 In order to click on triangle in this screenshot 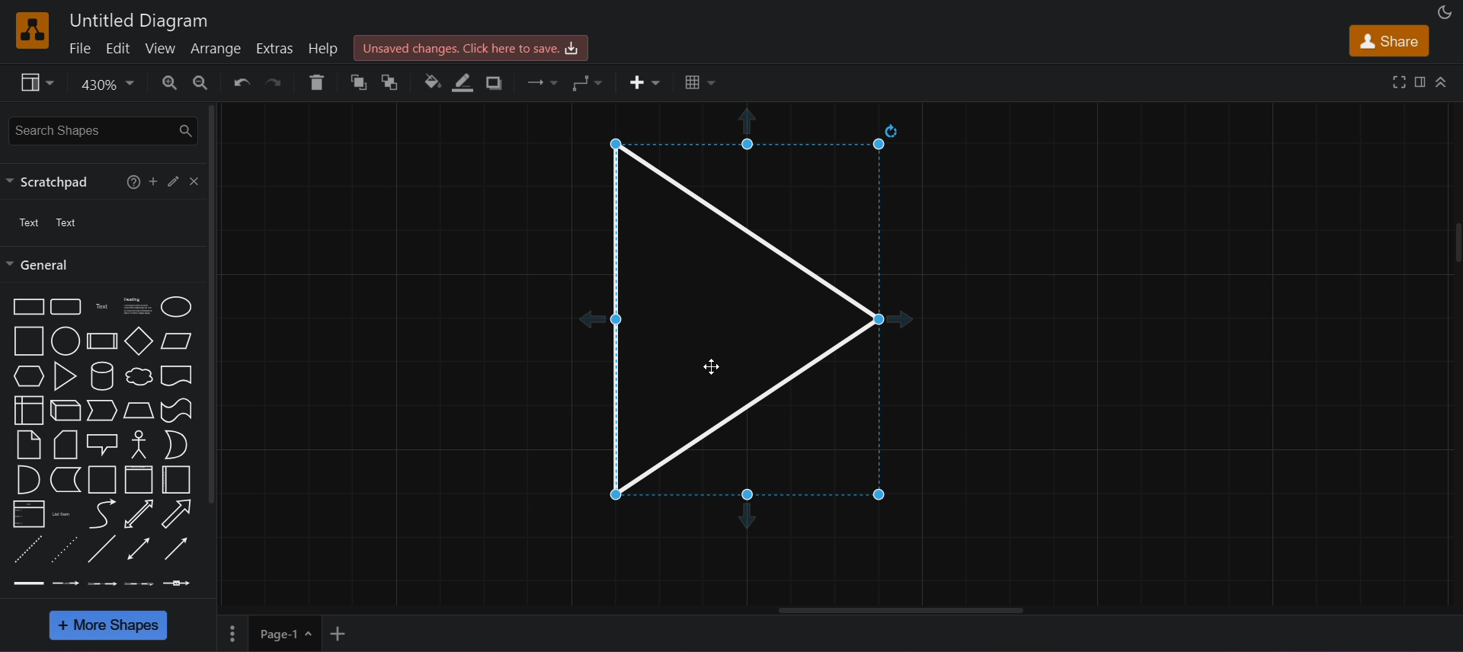, I will do `click(755, 326)`.